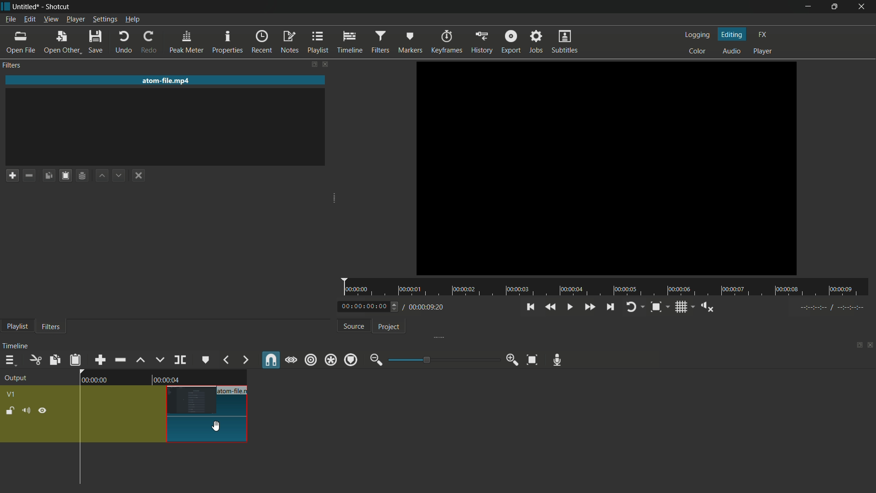 This screenshot has width=876, height=493. Describe the element at coordinates (217, 428) in the screenshot. I see `cursor` at that location.